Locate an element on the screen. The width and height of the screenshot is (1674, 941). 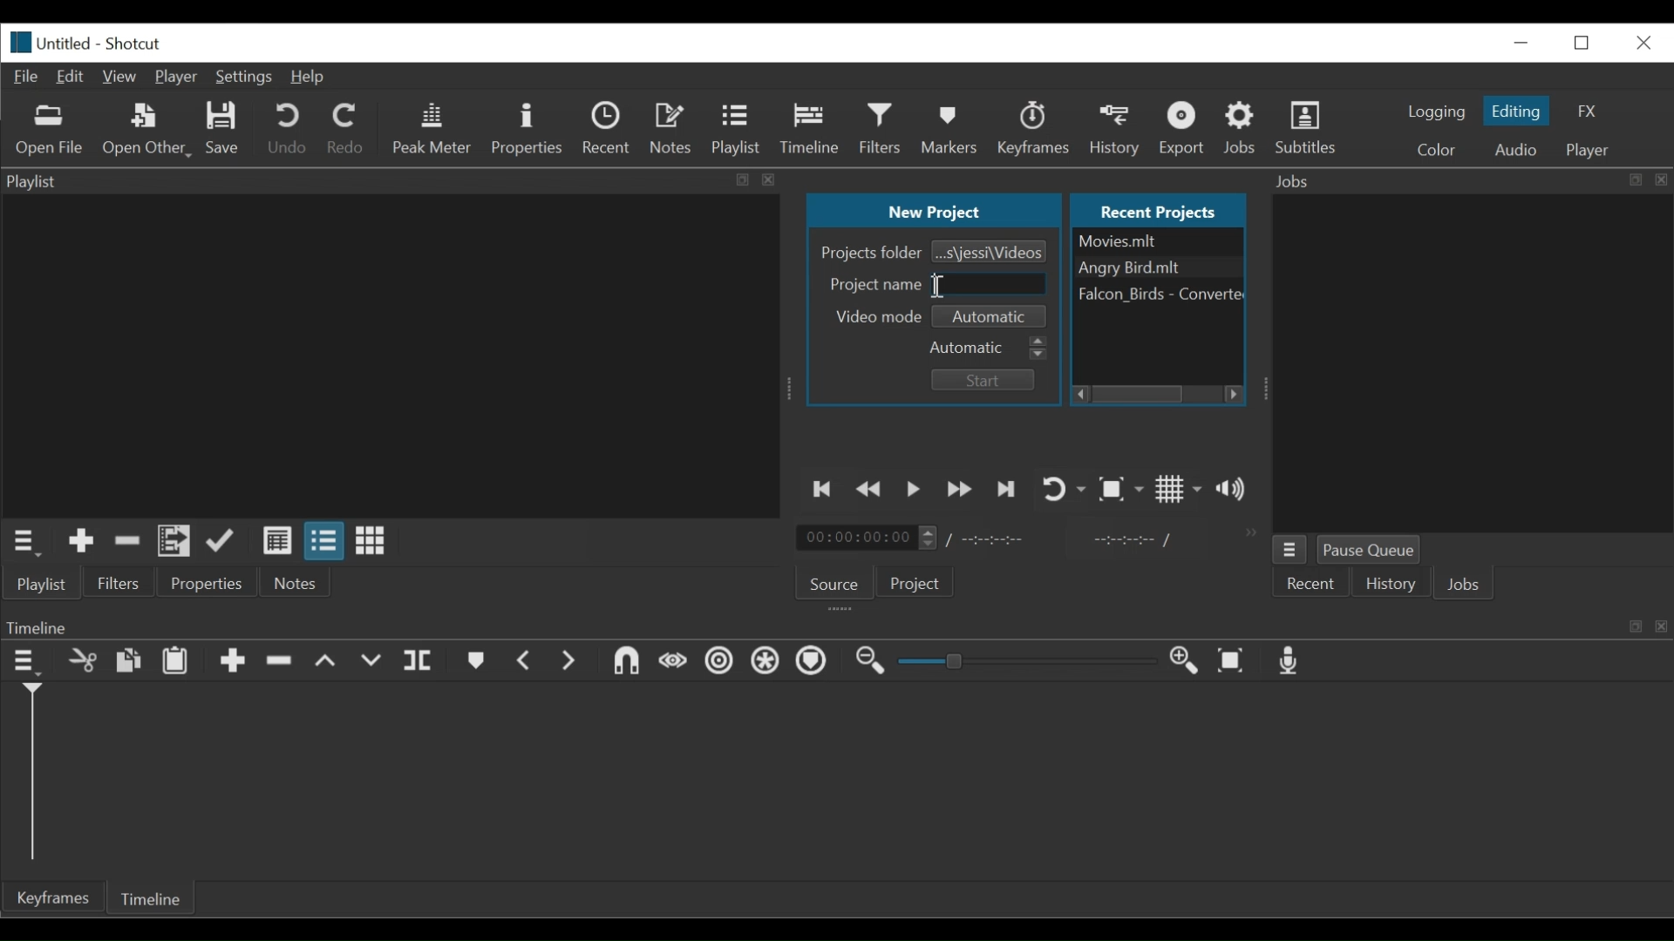
Lift is located at coordinates (331, 661).